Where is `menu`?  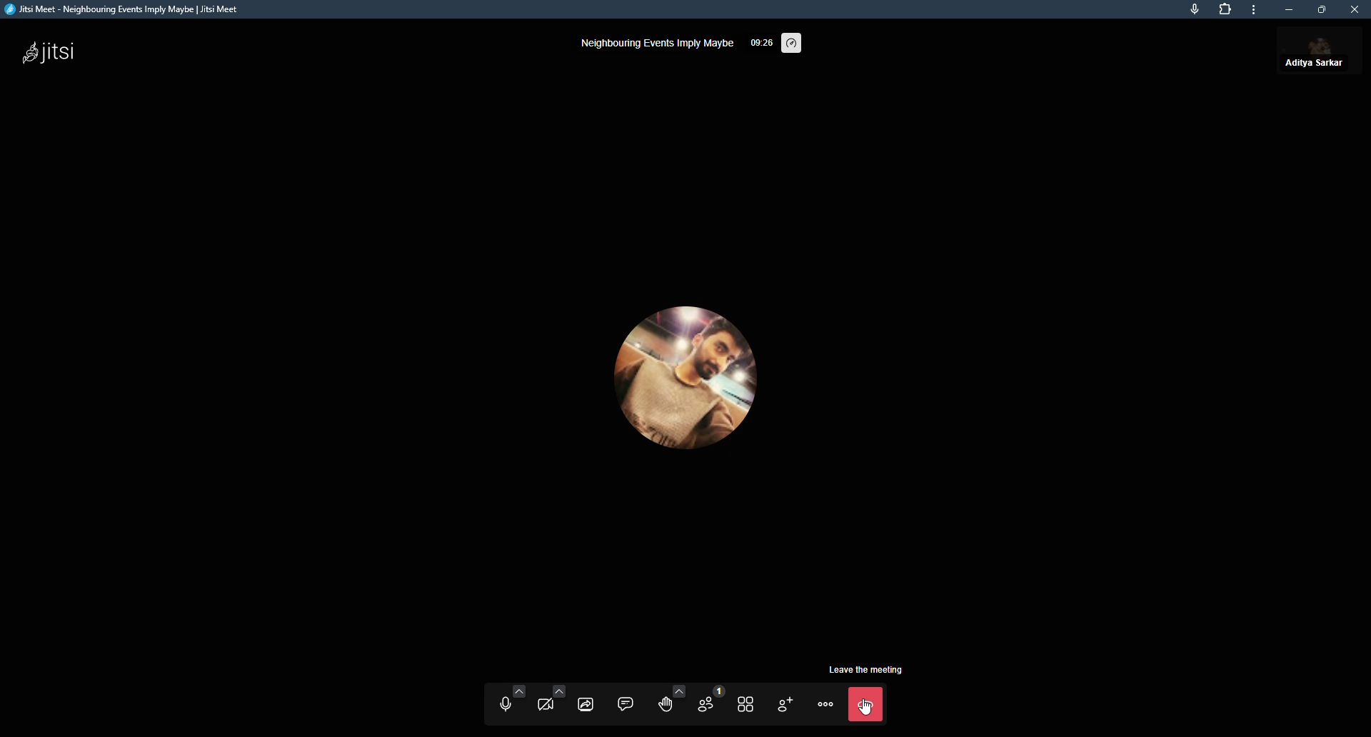 menu is located at coordinates (1258, 11).